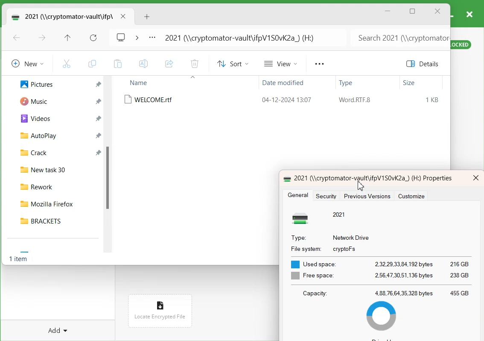  What do you see at coordinates (17, 38) in the screenshot?
I see `Go Back` at bounding box center [17, 38].